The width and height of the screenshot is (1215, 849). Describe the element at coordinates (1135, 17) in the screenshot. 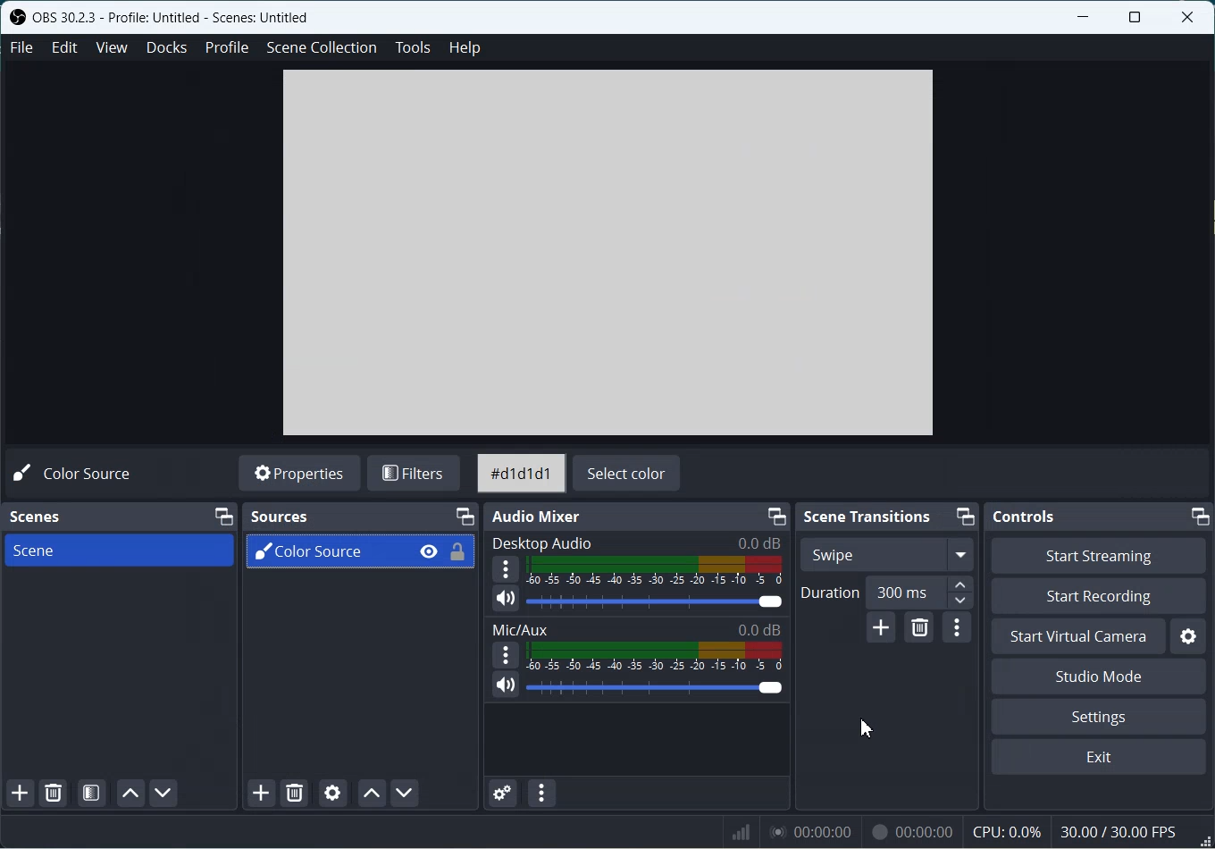

I see `Maximize` at that location.